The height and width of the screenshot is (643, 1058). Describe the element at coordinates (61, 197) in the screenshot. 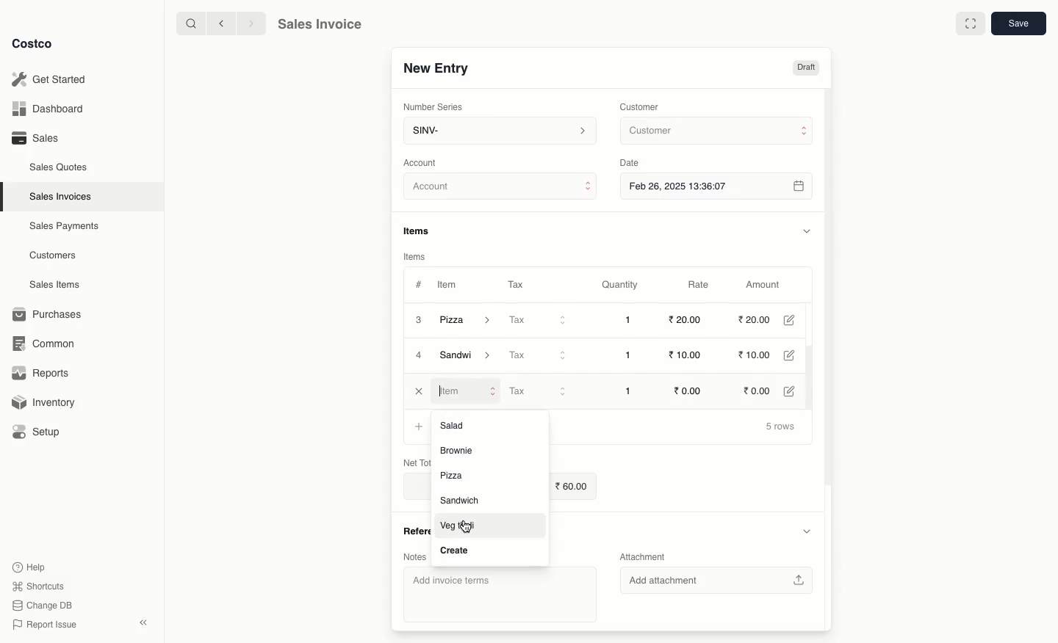

I see `Sales Invoices` at that location.